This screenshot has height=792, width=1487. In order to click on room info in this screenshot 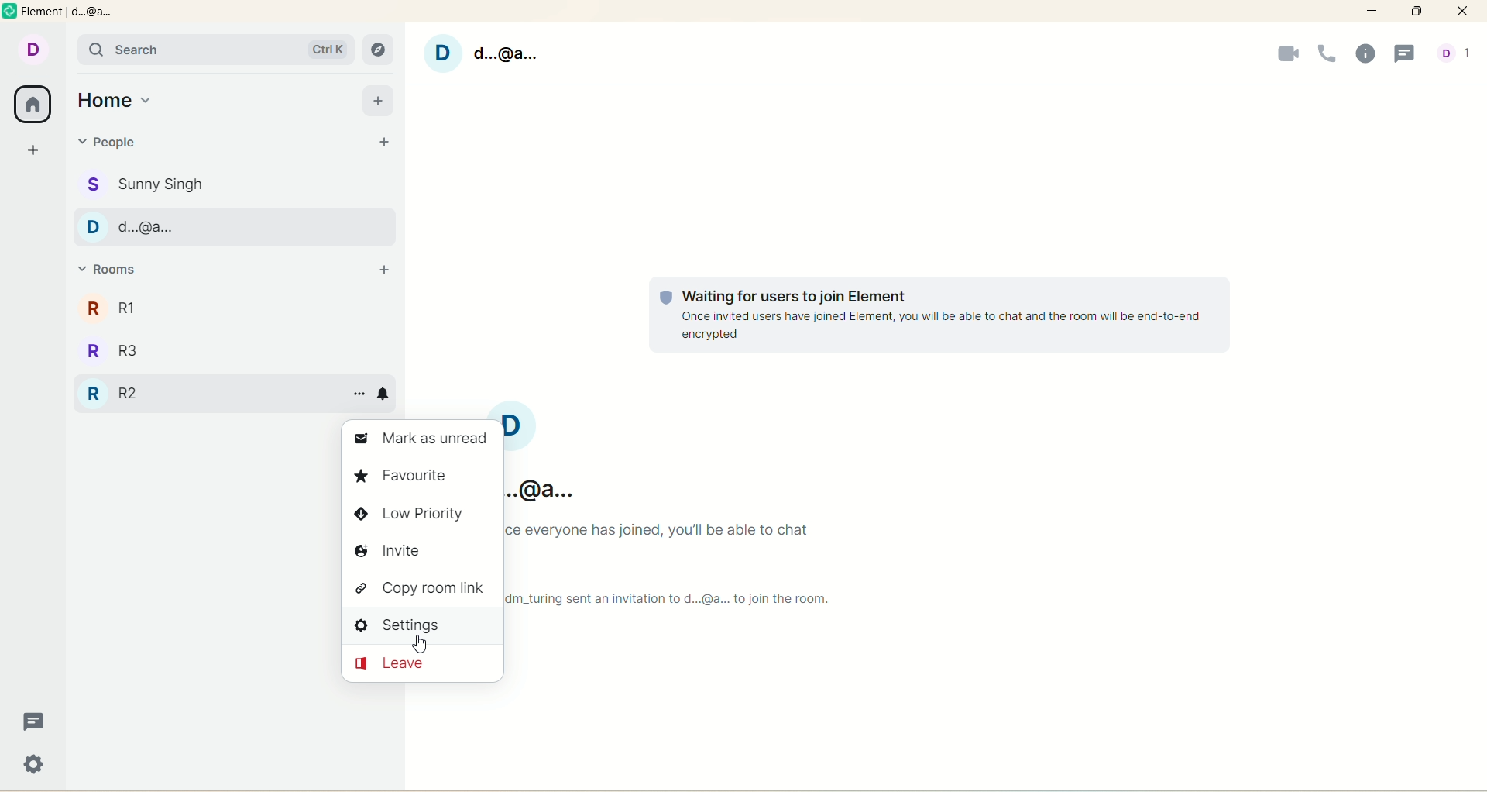, I will do `click(1369, 55)`.